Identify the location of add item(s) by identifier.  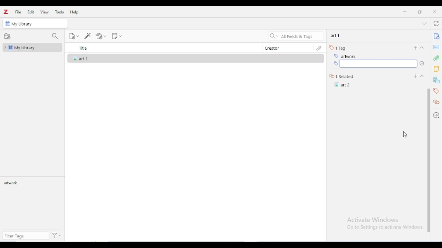
(88, 36).